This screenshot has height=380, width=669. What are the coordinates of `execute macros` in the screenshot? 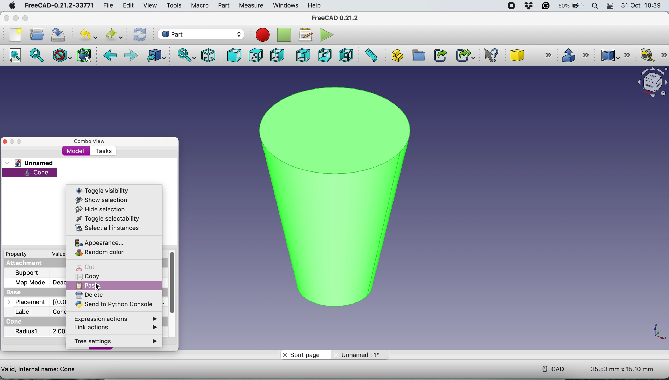 It's located at (325, 35).